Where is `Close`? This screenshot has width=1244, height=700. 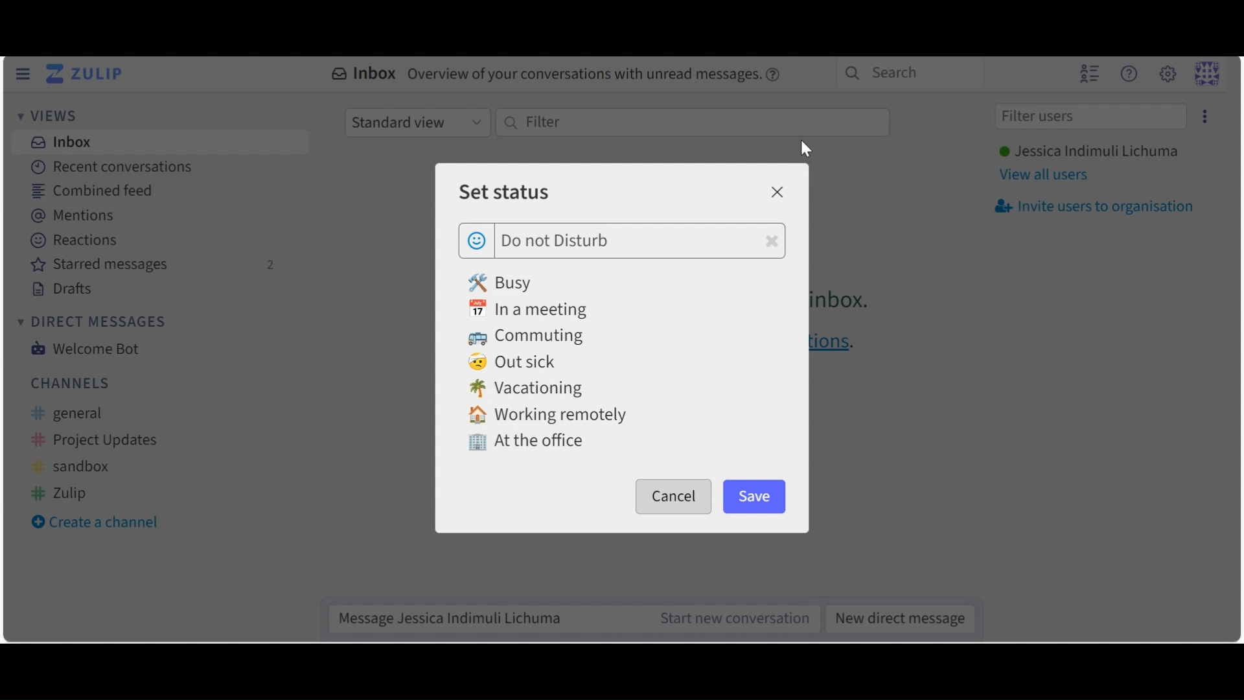
Close is located at coordinates (776, 192).